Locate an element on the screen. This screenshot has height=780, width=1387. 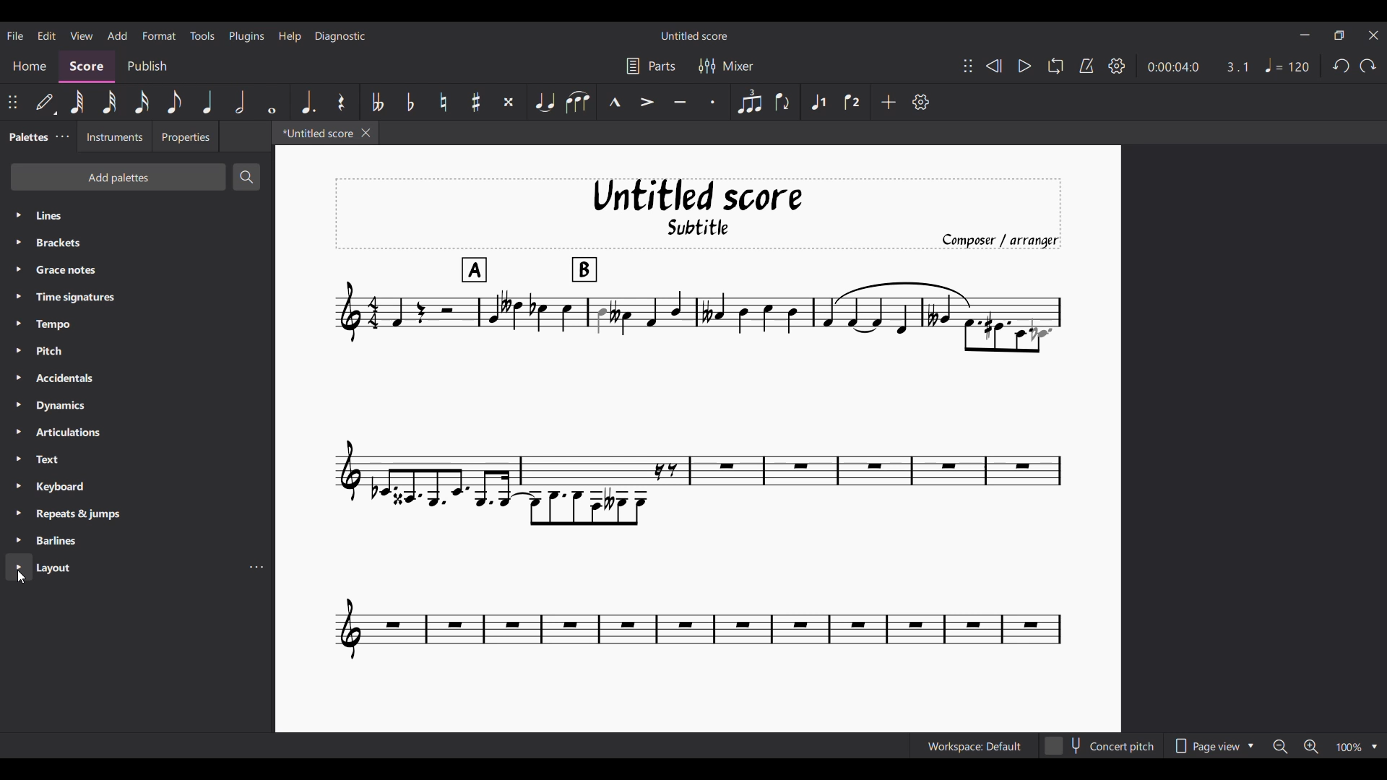
Layout palette settings is located at coordinates (256, 567).